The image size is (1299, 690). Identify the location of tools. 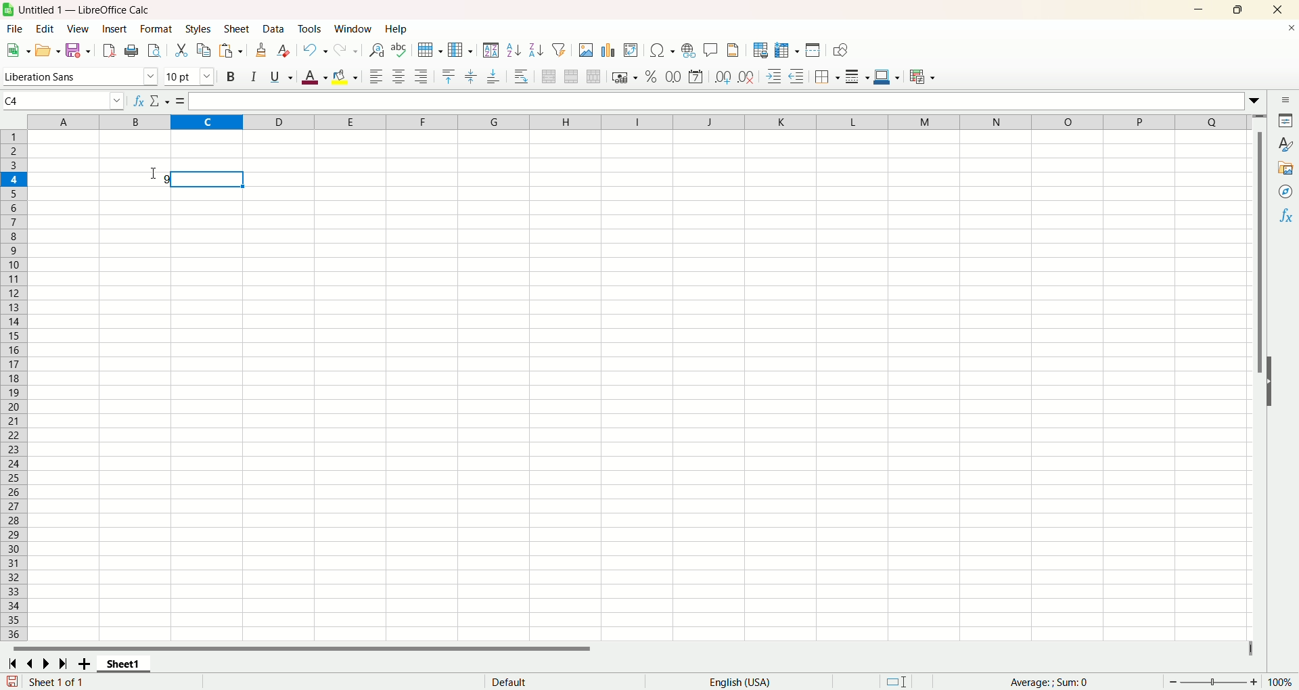
(313, 29).